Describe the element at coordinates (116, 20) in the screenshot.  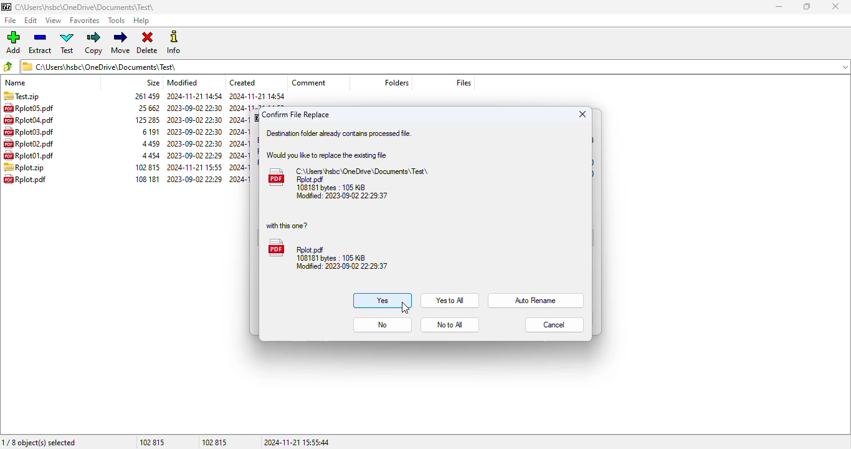
I see `tools` at that location.